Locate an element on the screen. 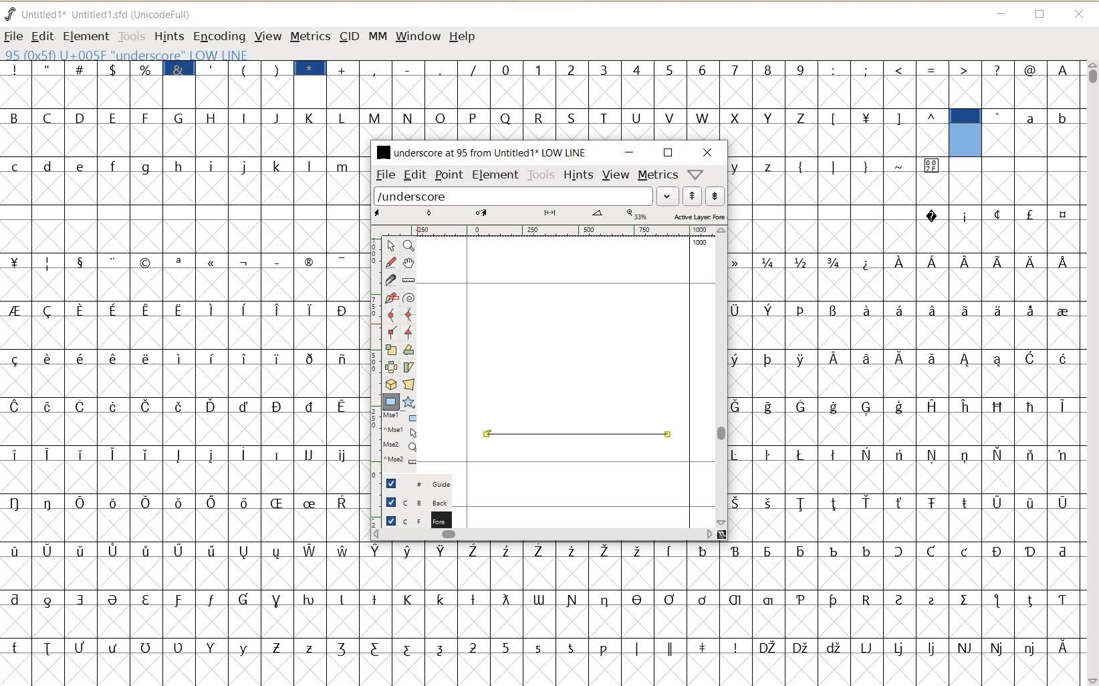 Image resolution: width=1099 pixels, height=686 pixels. pointer is located at coordinates (390, 246).